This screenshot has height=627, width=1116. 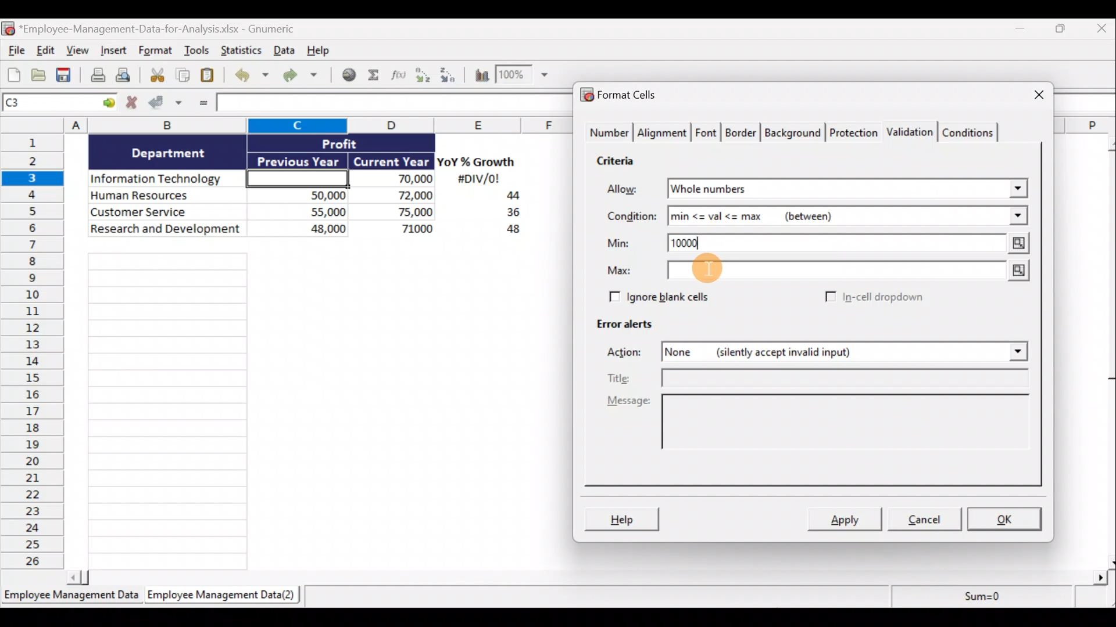 I want to click on Information Technology, so click(x=167, y=179).